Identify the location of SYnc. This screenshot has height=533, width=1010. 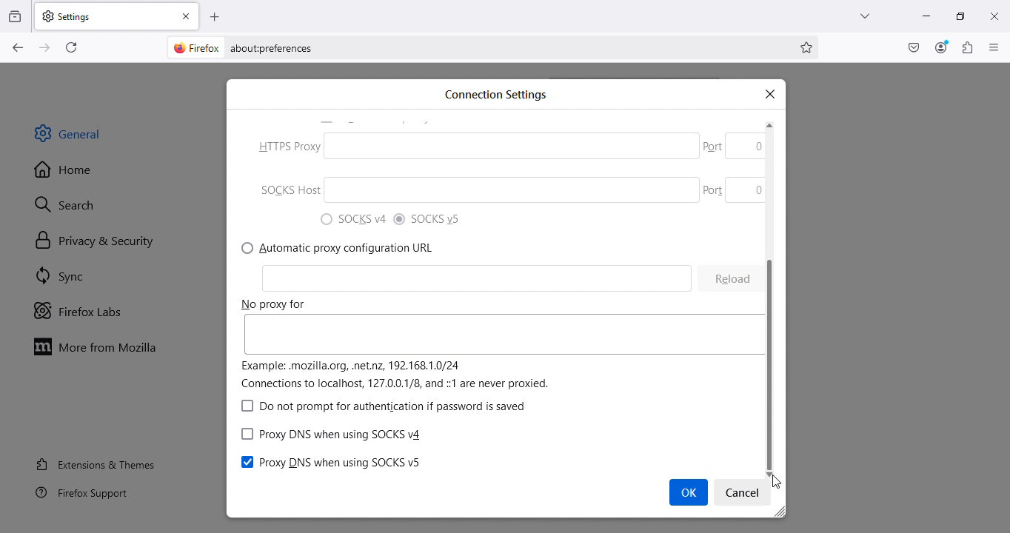
(66, 278).